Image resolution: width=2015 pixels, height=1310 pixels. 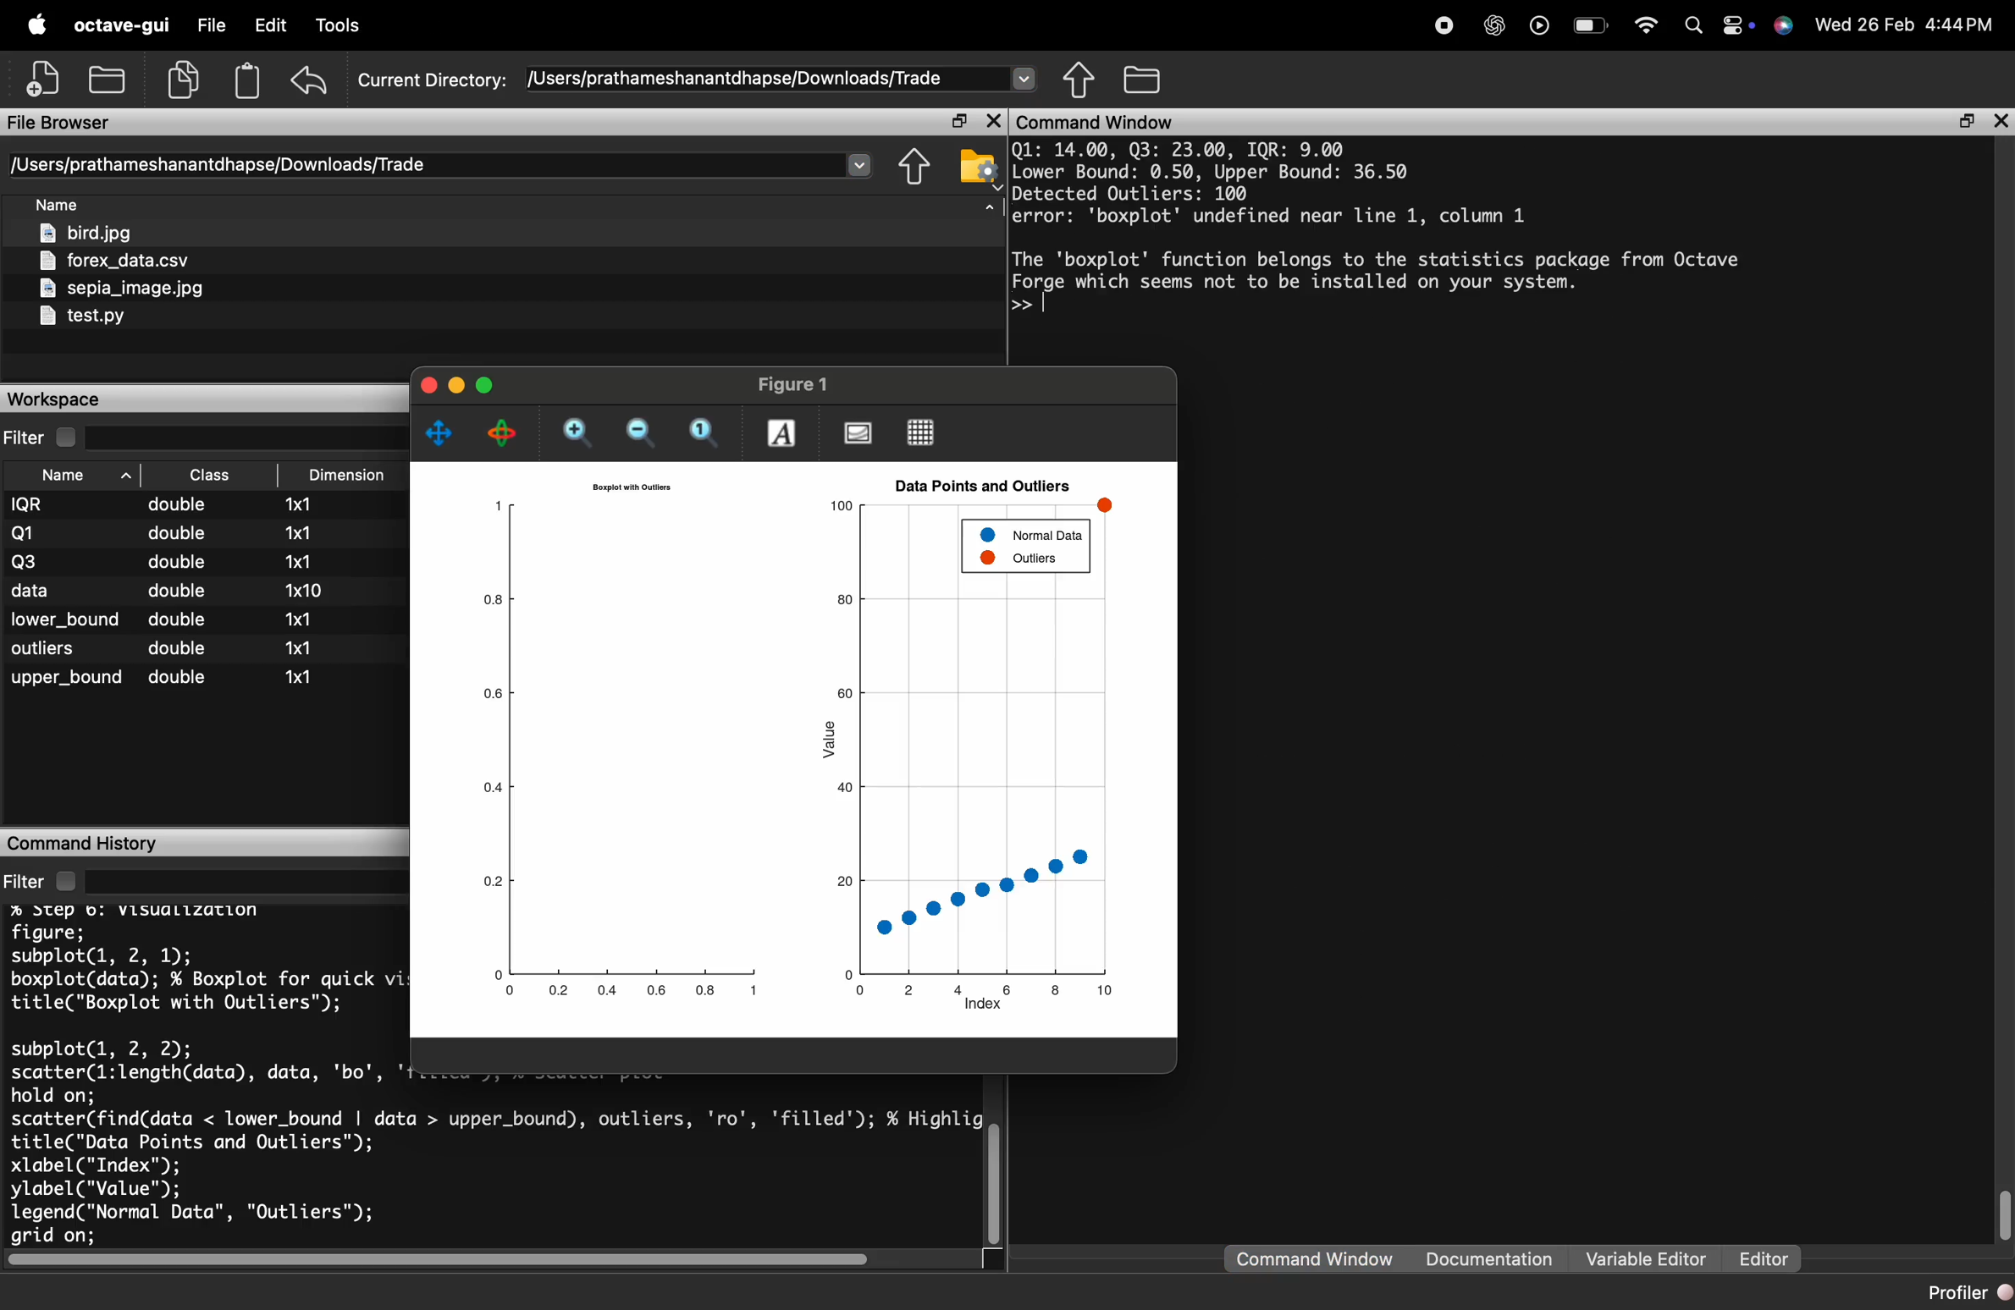 What do you see at coordinates (860, 162) in the screenshot?
I see `Drop-down ` at bounding box center [860, 162].